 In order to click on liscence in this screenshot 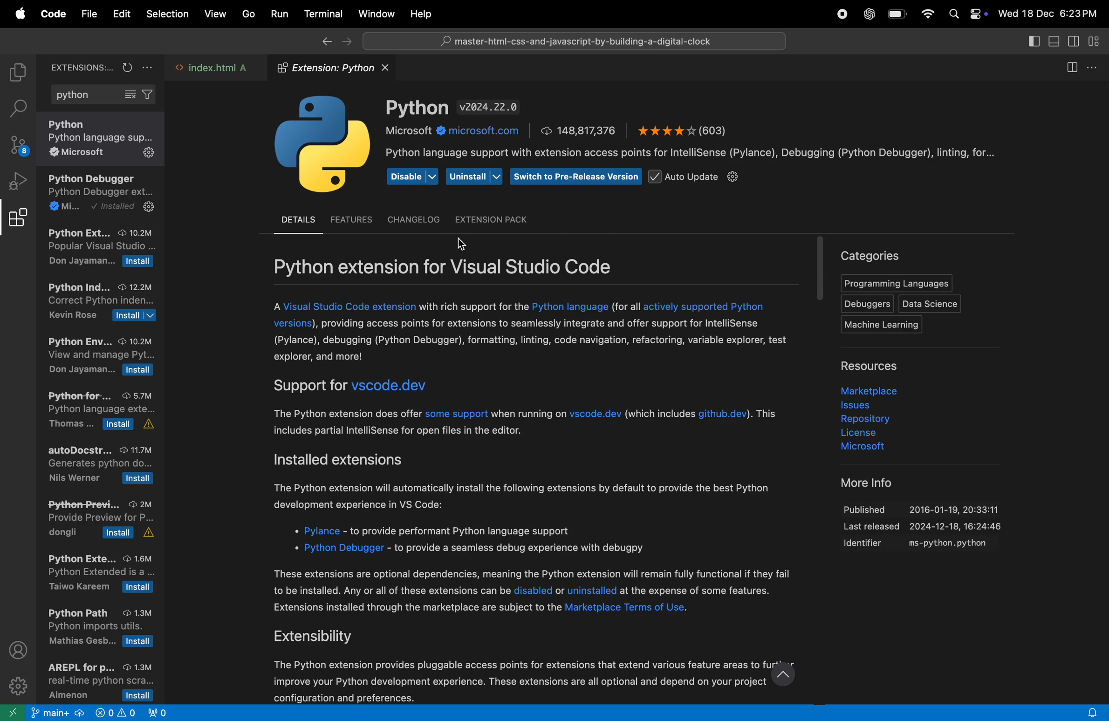, I will do `click(869, 434)`.